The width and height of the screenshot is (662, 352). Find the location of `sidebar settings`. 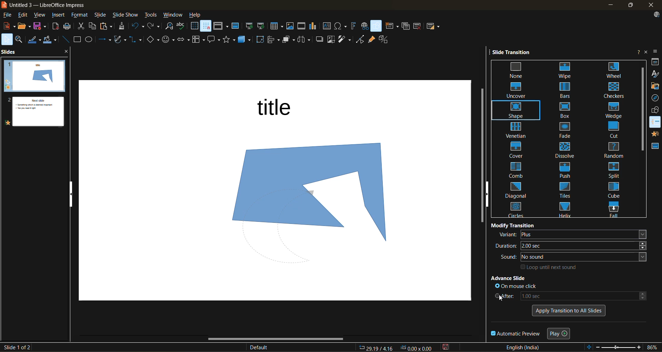

sidebar settings is located at coordinates (656, 51).